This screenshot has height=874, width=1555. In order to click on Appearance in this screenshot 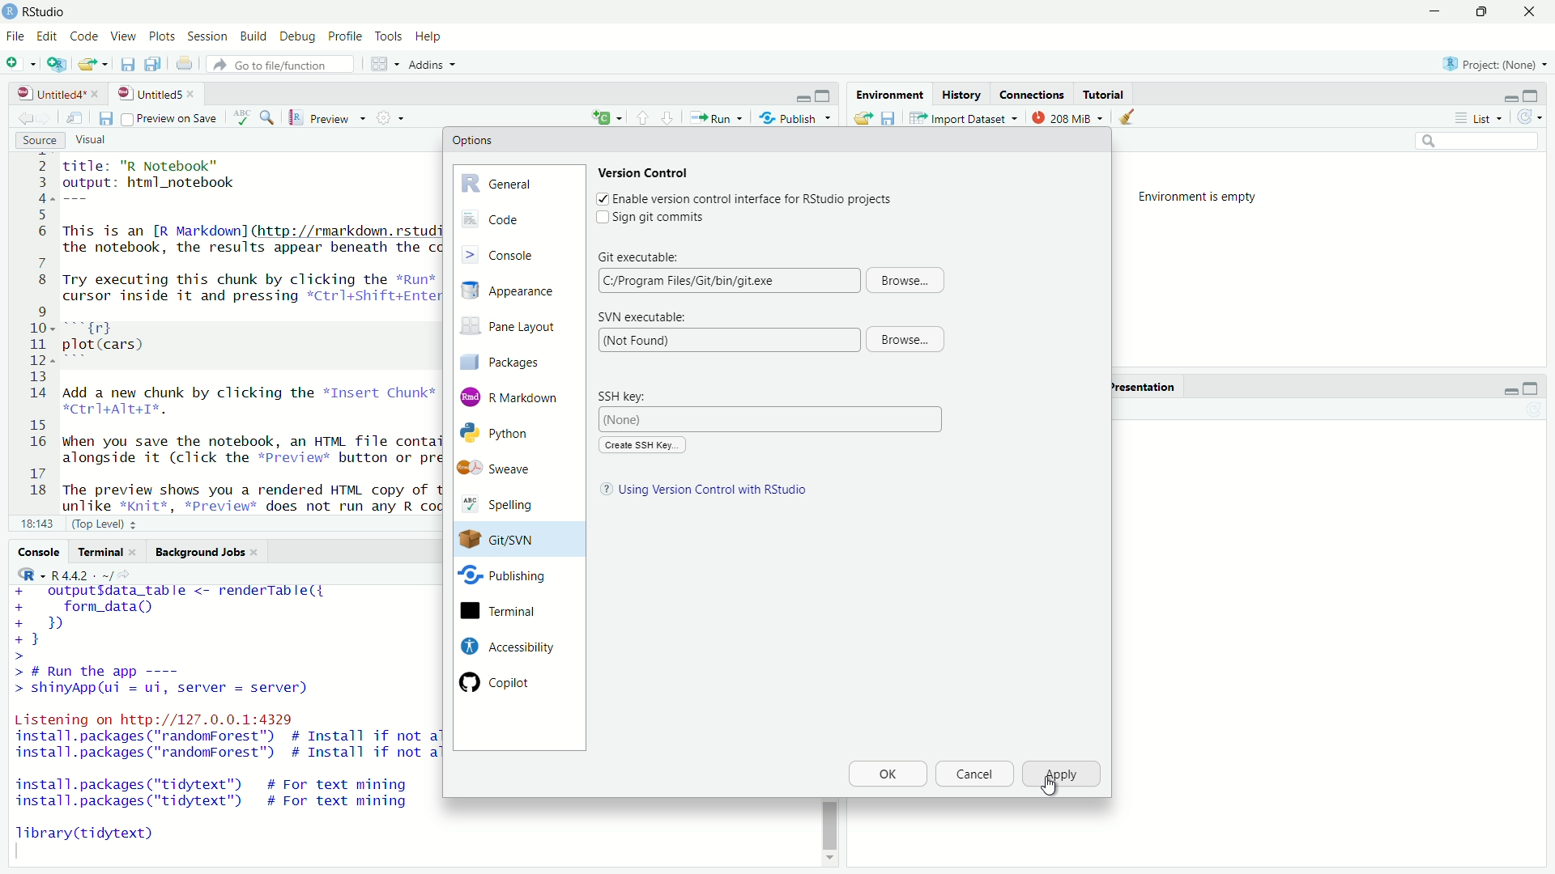, I will do `click(517, 291)`.